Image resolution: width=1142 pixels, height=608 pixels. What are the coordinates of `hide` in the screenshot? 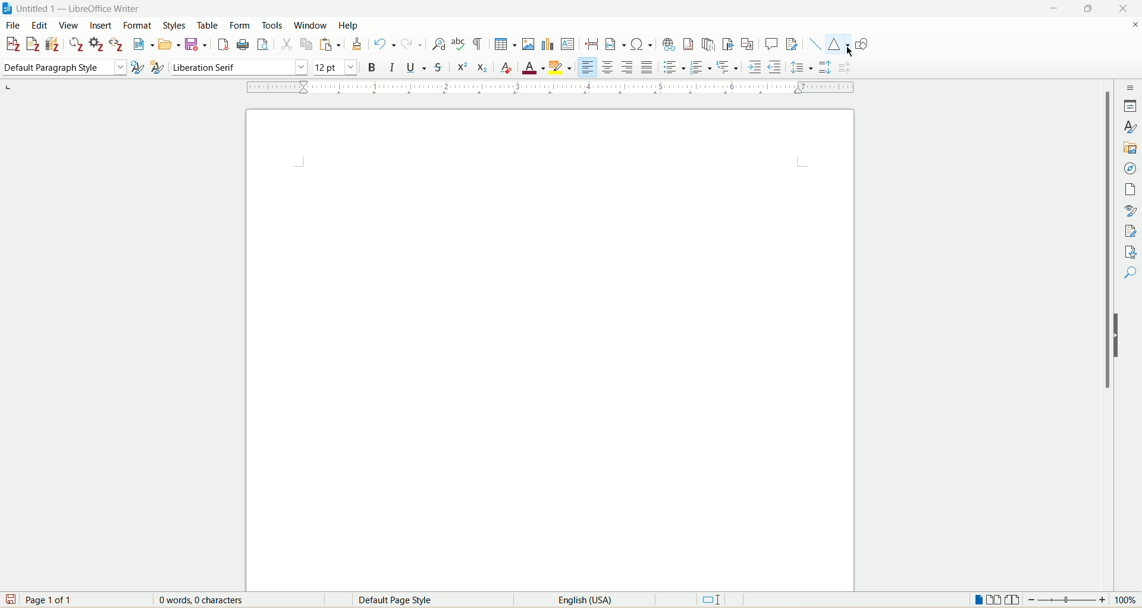 It's located at (1121, 335).